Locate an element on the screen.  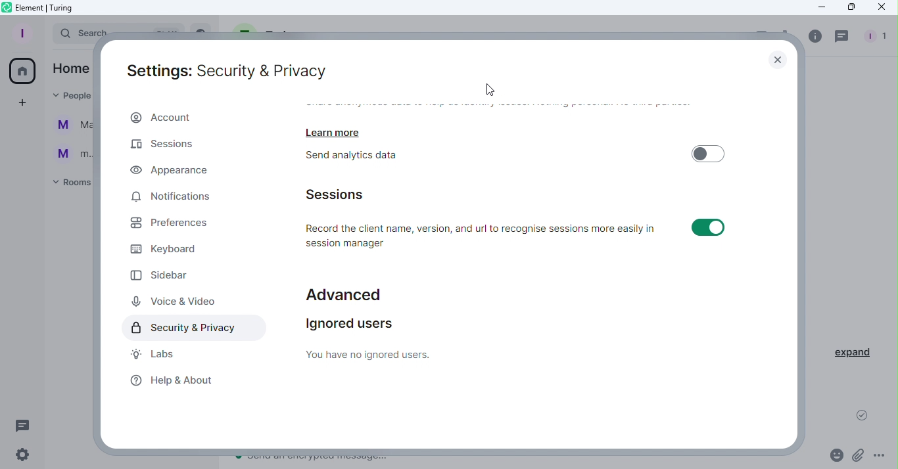
Sessions is located at coordinates (164, 146).